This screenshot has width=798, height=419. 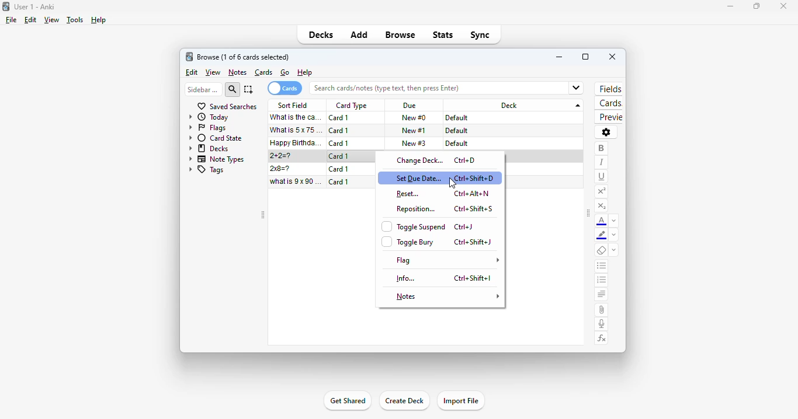 What do you see at coordinates (457, 144) in the screenshot?
I see `default` at bounding box center [457, 144].